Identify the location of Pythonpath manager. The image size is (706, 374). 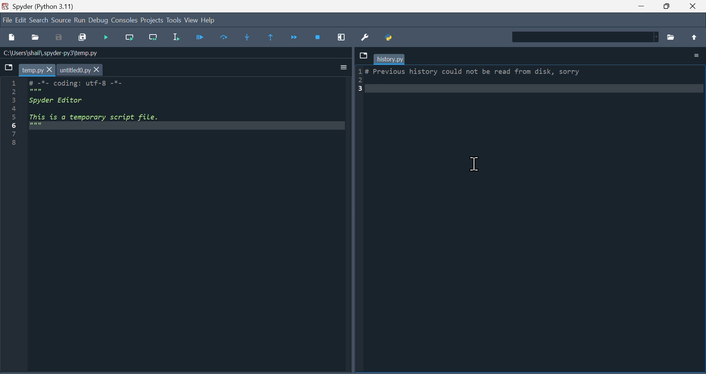
(395, 38).